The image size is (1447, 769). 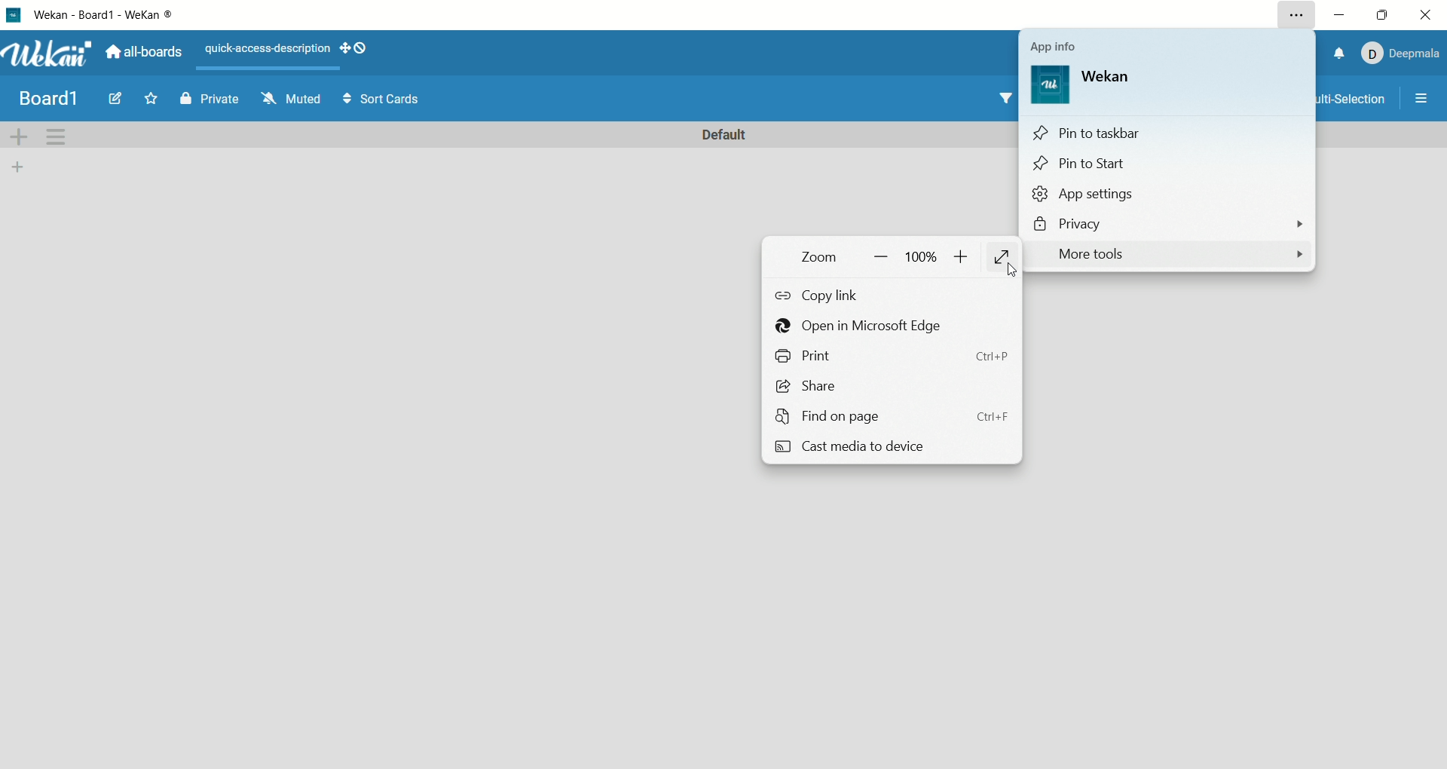 What do you see at coordinates (110, 14) in the screenshot?
I see `title` at bounding box center [110, 14].